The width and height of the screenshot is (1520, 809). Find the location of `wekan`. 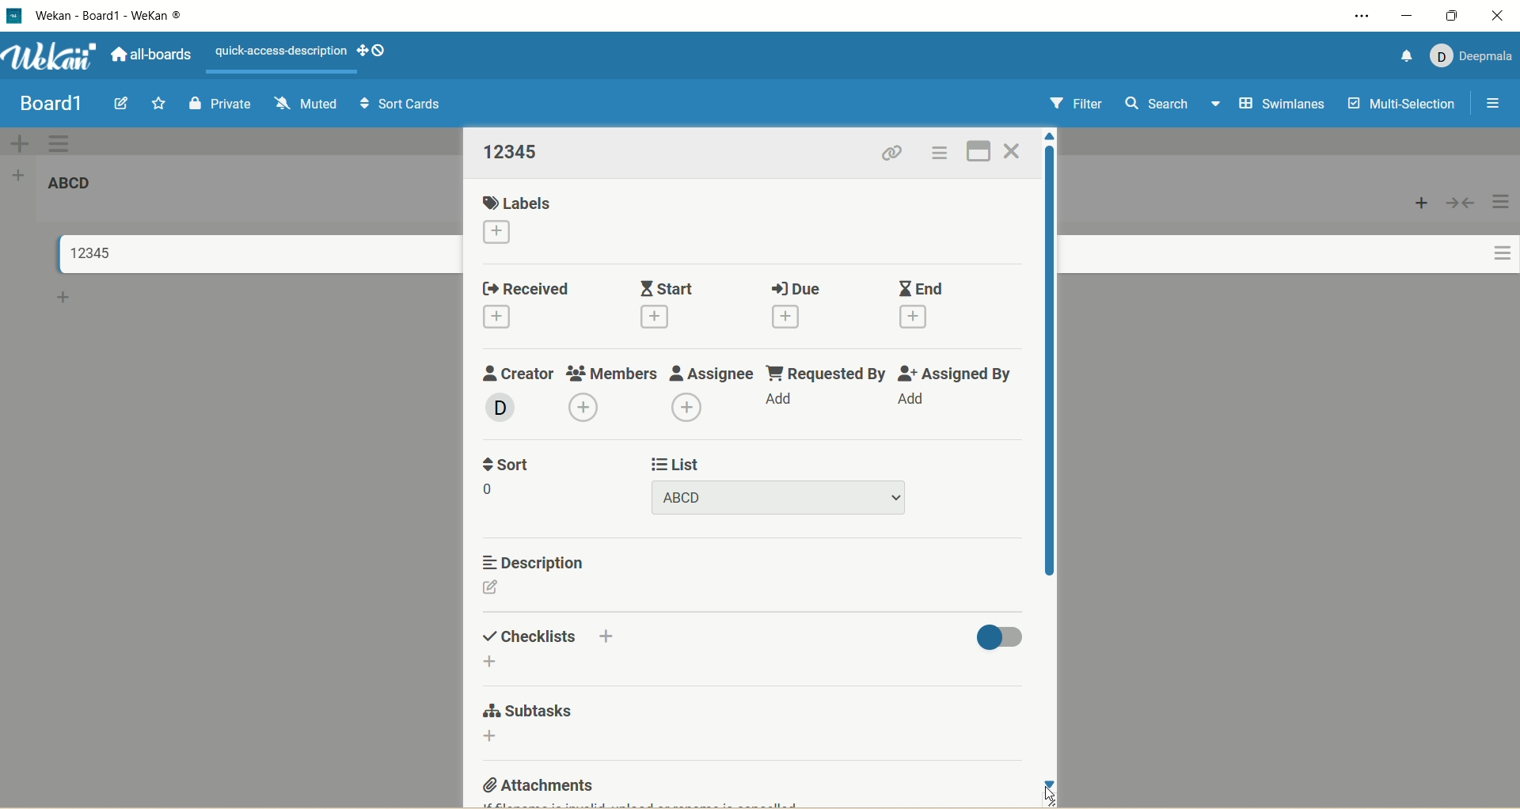

wekan is located at coordinates (51, 59).